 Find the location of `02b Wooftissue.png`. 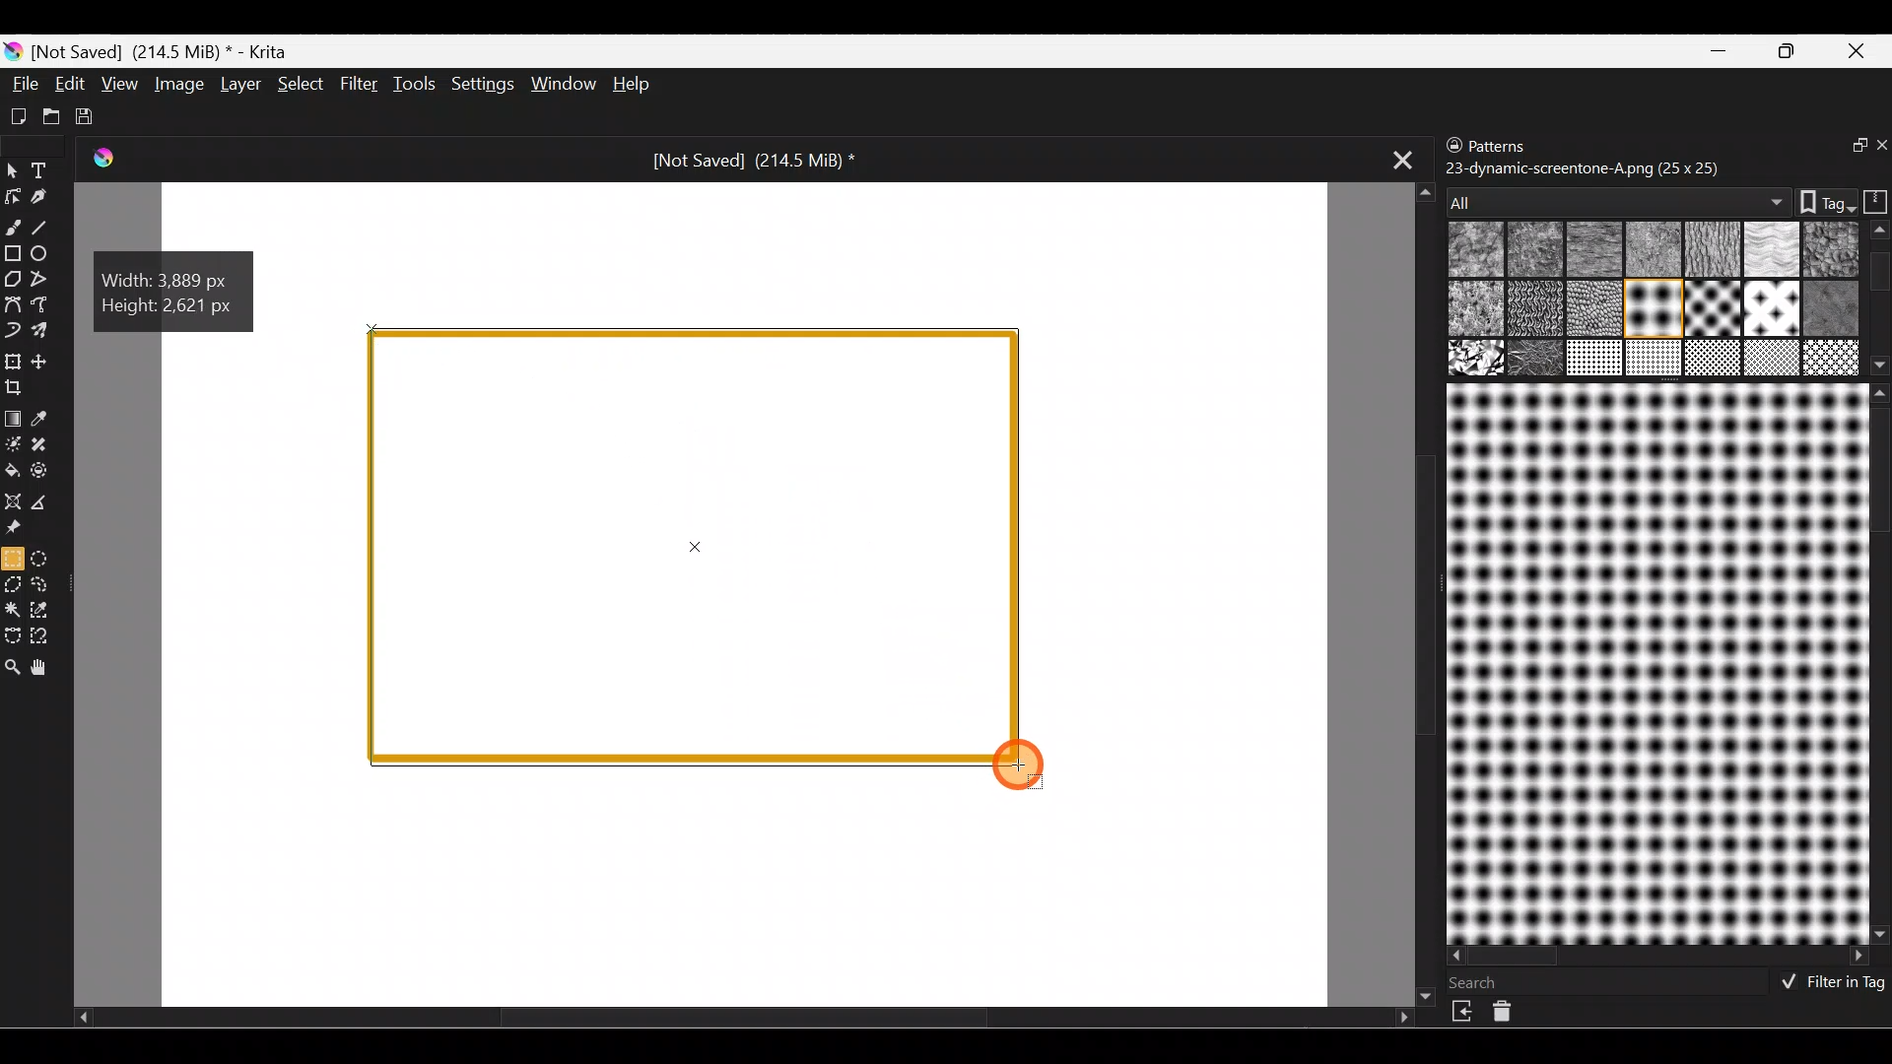

02b Wooftissue.png is located at coordinates (1589, 250).